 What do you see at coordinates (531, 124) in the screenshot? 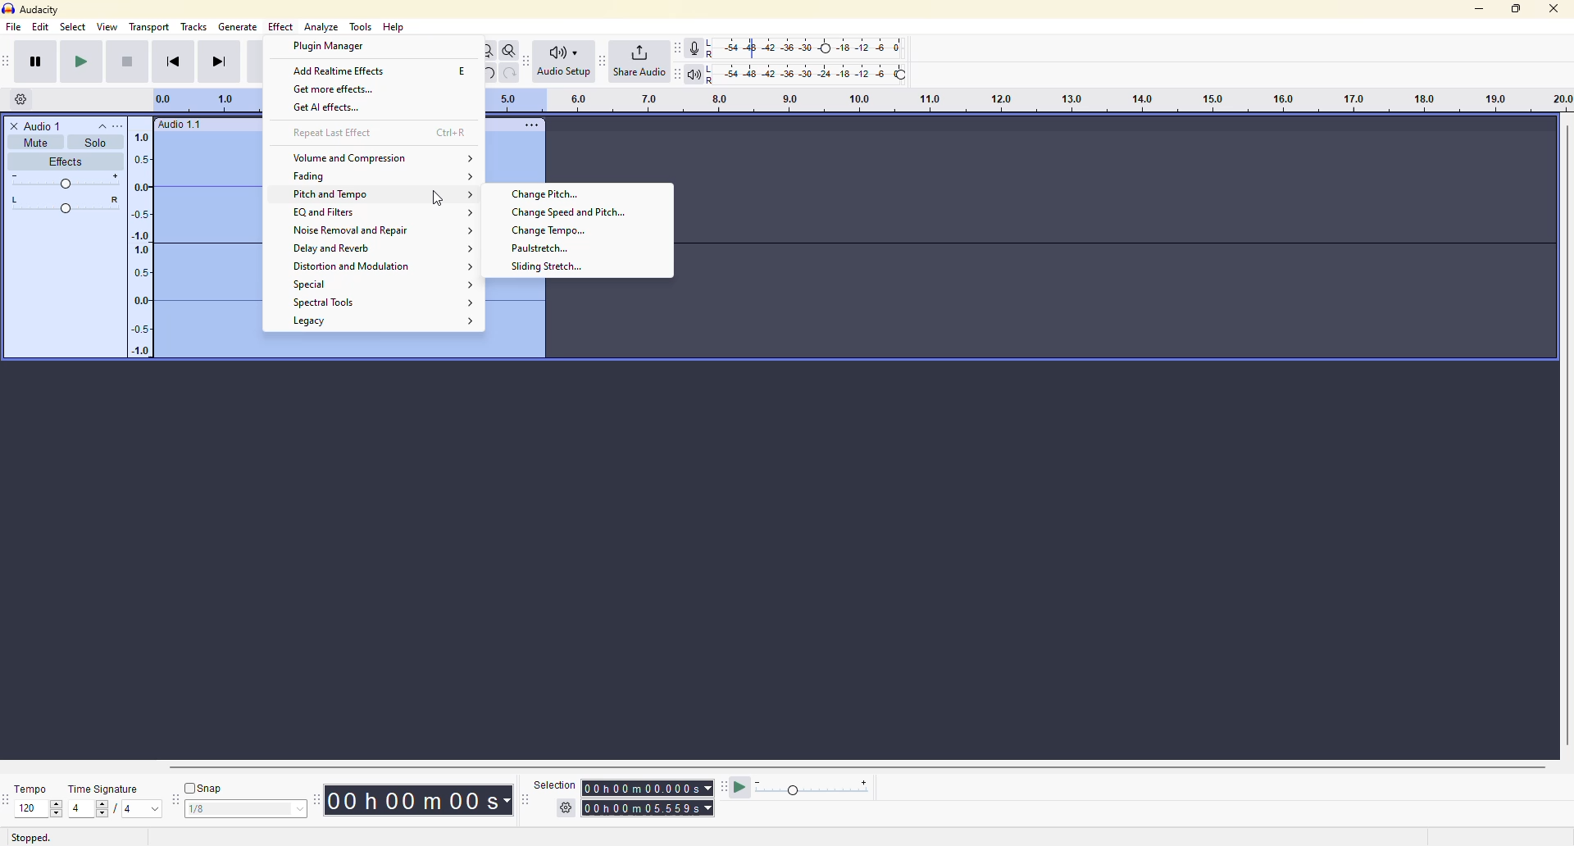
I see `more` at bounding box center [531, 124].